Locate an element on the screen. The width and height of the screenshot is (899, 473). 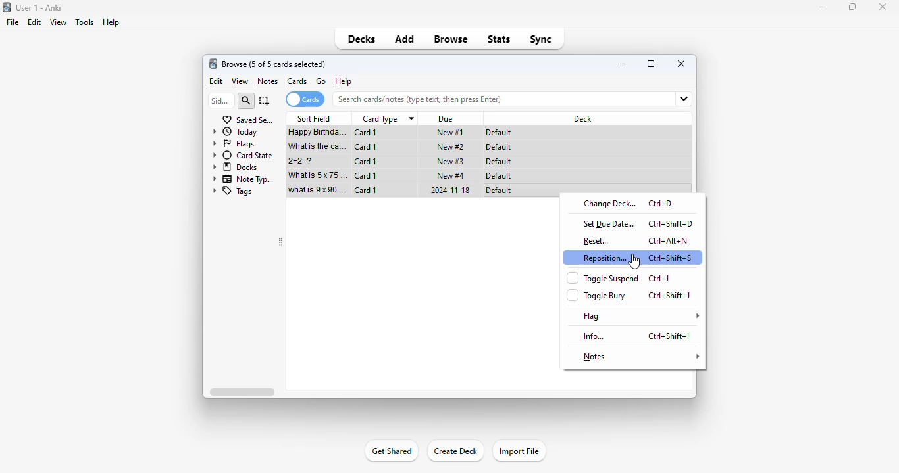
toggle sidebar is located at coordinates (280, 242).